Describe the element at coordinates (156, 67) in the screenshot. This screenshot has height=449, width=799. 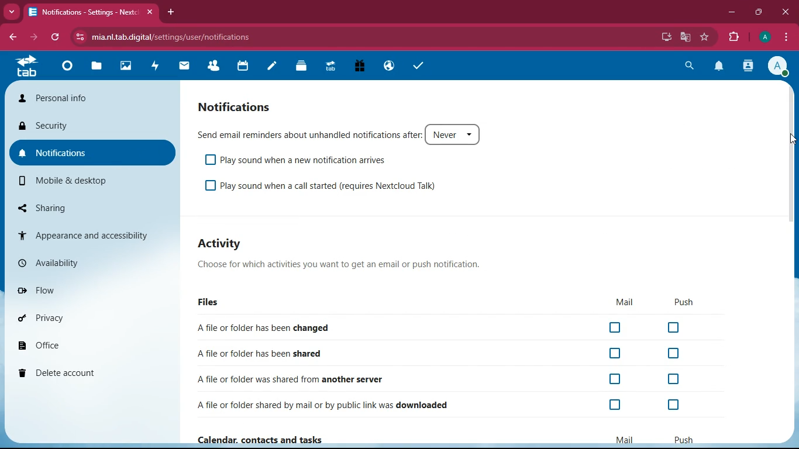
I see `activity` at that location.